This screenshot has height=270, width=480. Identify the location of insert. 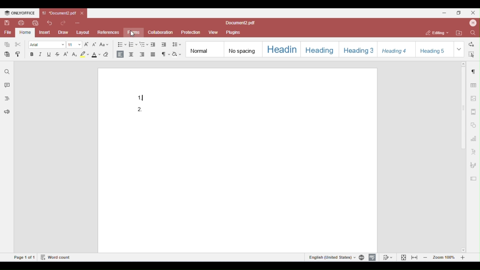
(45, 32).